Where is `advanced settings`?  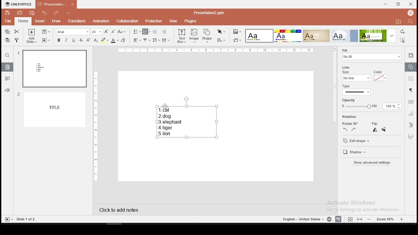 advanced settings is located at coordinates (374, 163).